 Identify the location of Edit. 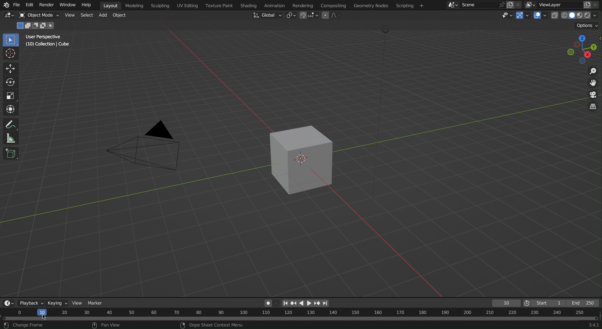
(30, 5).